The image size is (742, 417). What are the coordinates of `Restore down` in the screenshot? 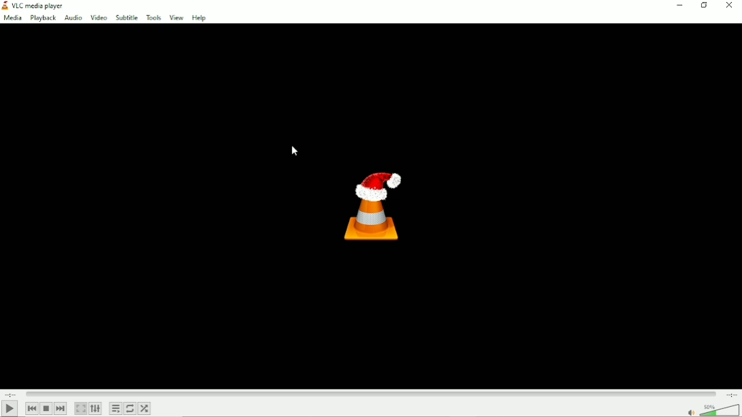 It's located at (704, 5).